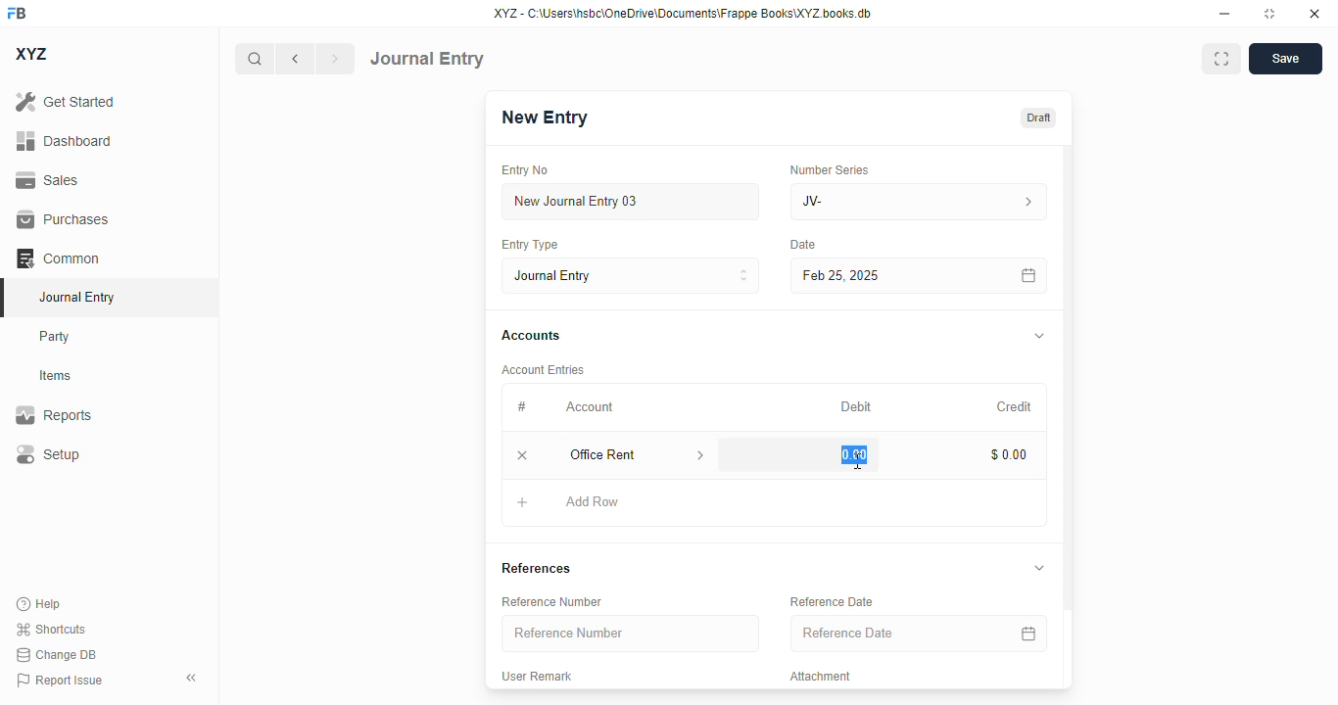  What do you see at coordinates (804, 245) in the screenshot?
I see `date` at bounding box center [804, 245].